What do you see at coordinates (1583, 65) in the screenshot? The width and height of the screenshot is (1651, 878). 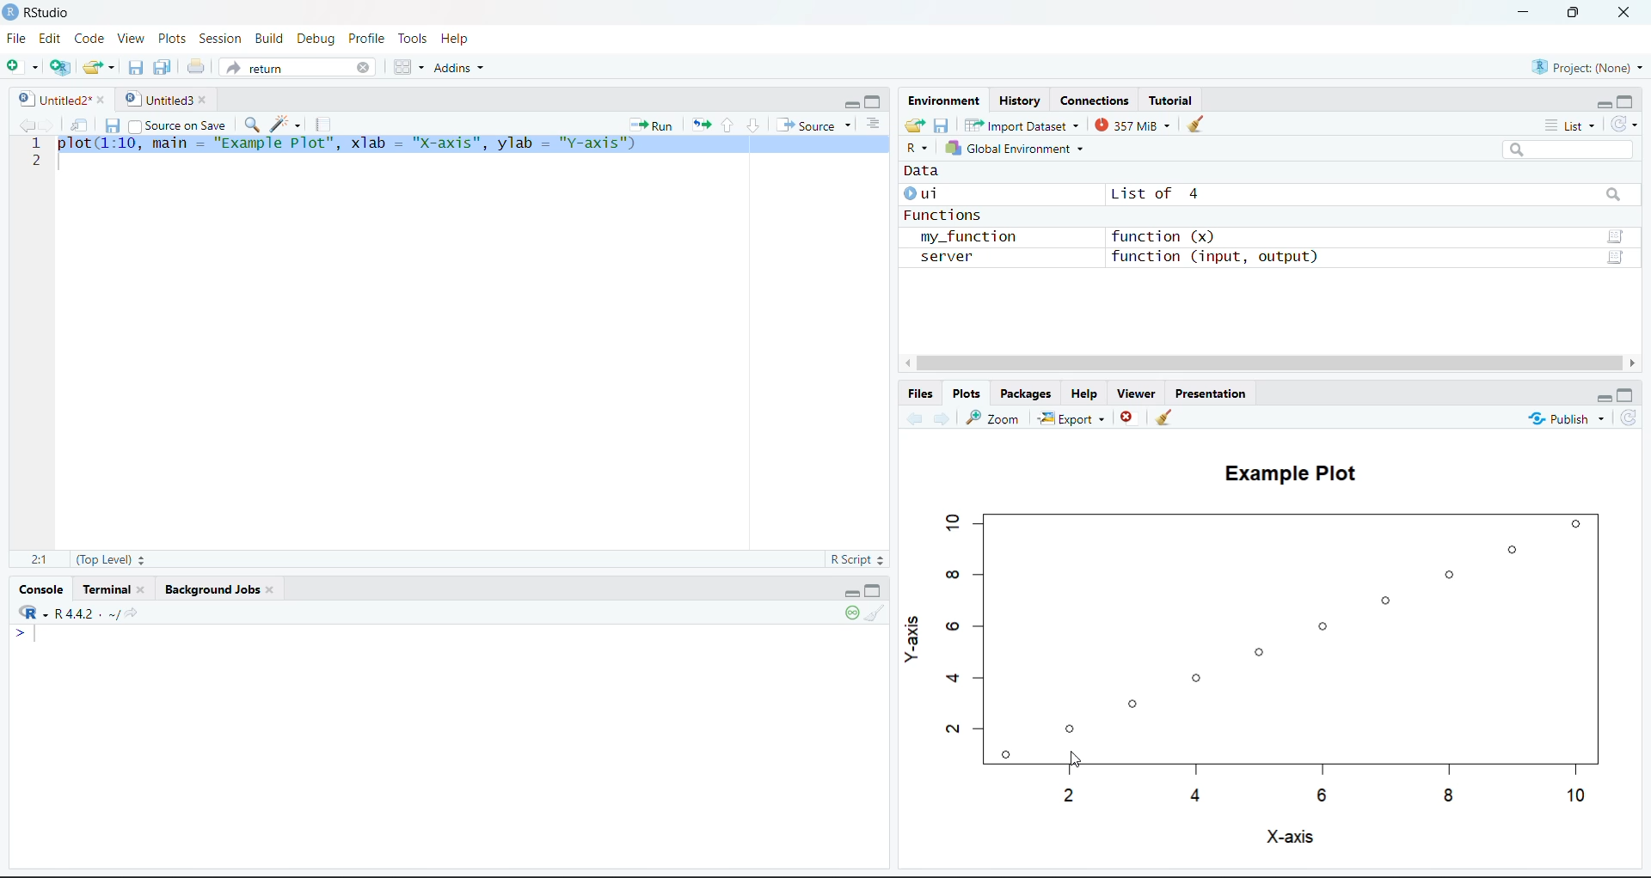 I see `Project (None)` at bounding box center [1583, 65].